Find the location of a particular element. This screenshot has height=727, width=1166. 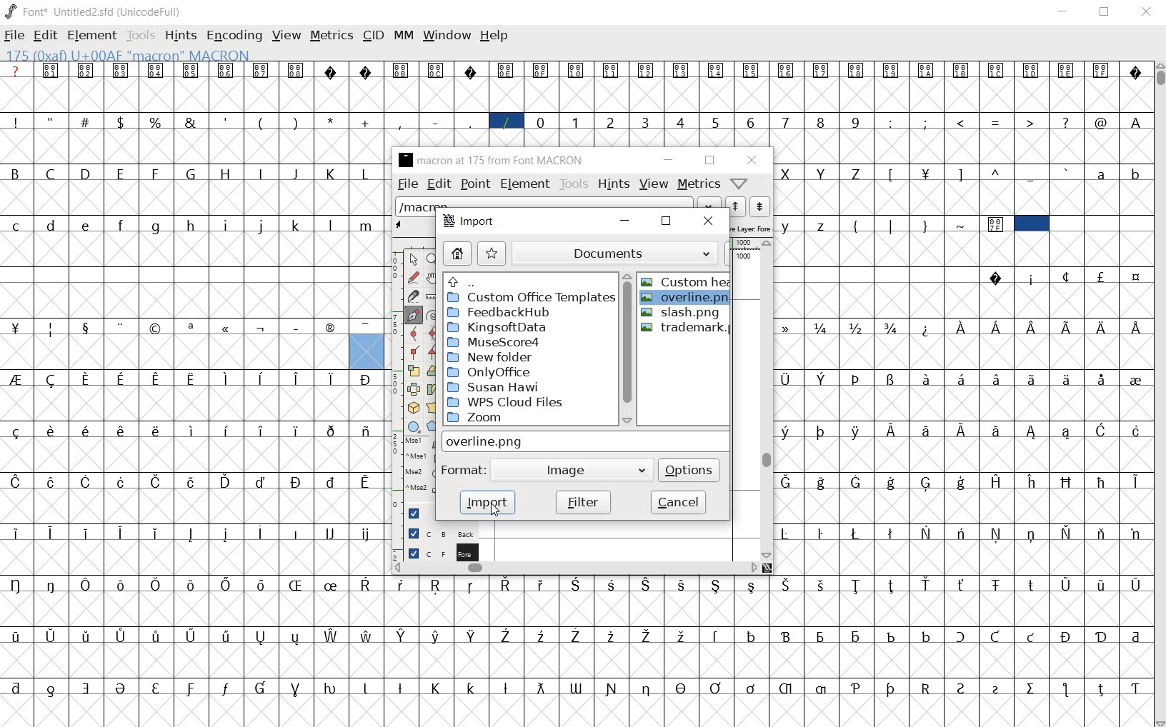

Symbol is located at coordinates (261, 70).